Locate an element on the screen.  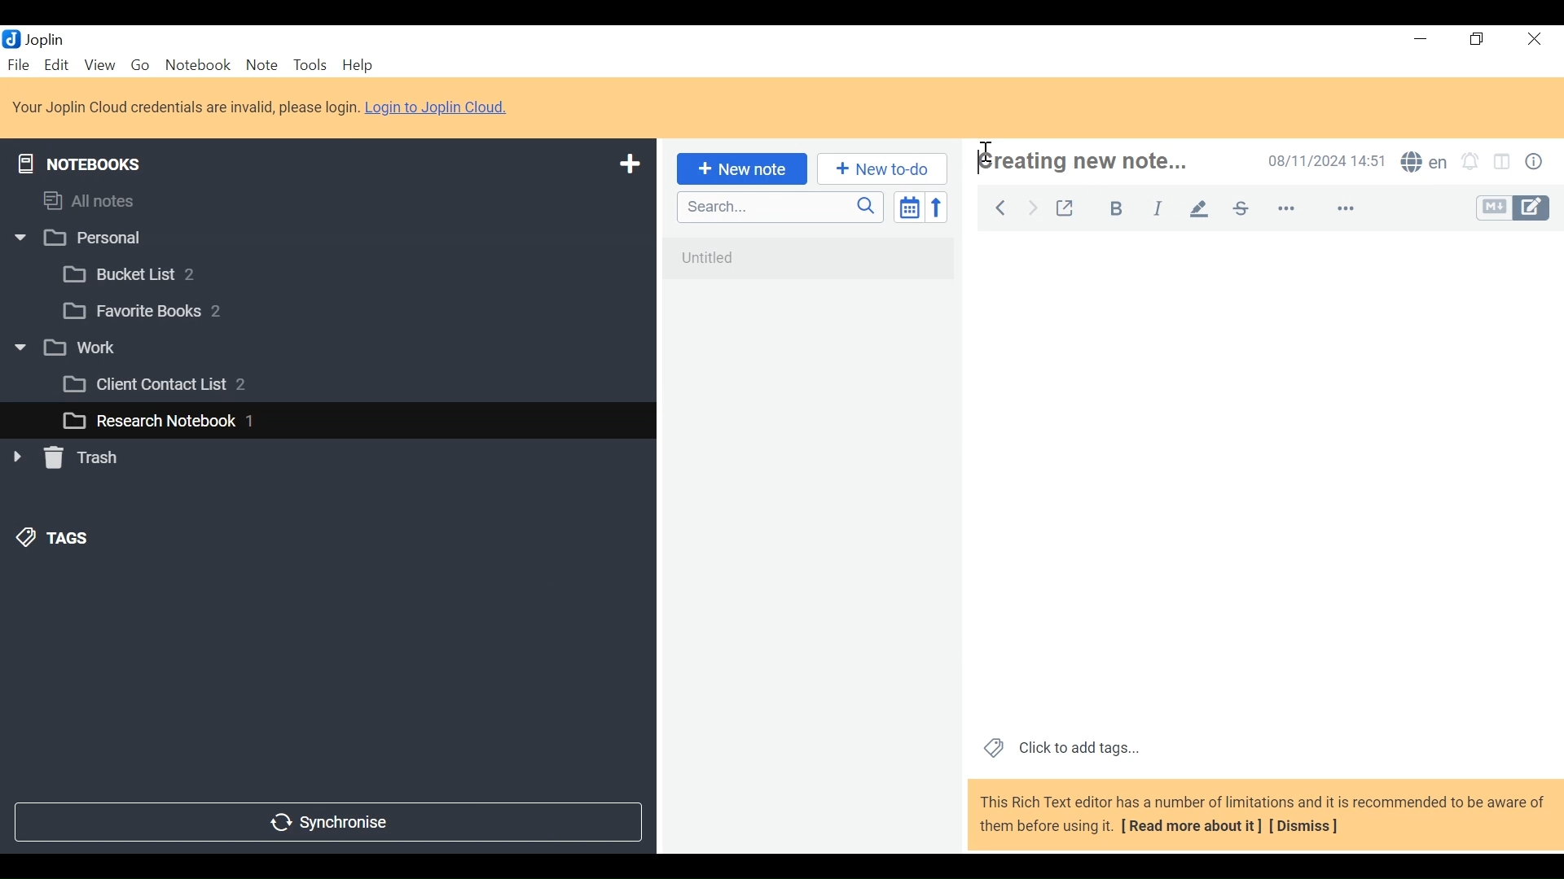
Synchronize is located at coordinates (327, 820).